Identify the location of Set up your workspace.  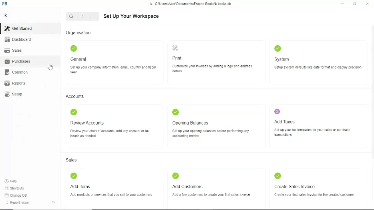
(131, 16).